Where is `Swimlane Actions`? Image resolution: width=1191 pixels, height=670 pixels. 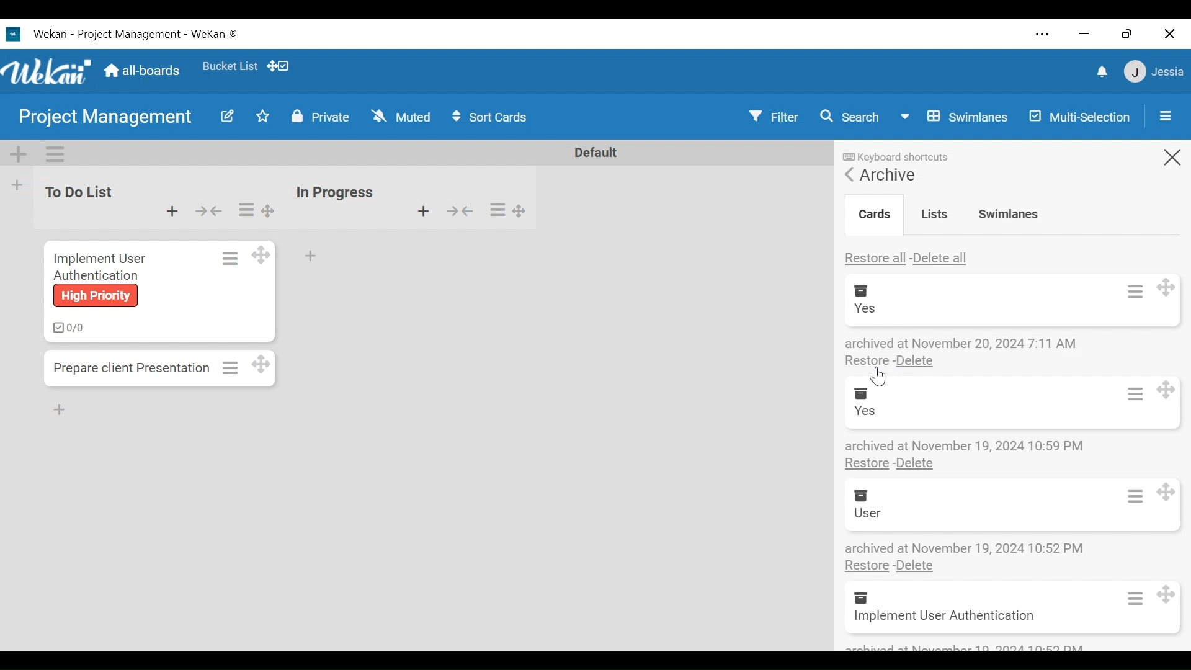
Swimlane Actions is located at coordinates (51, 154).